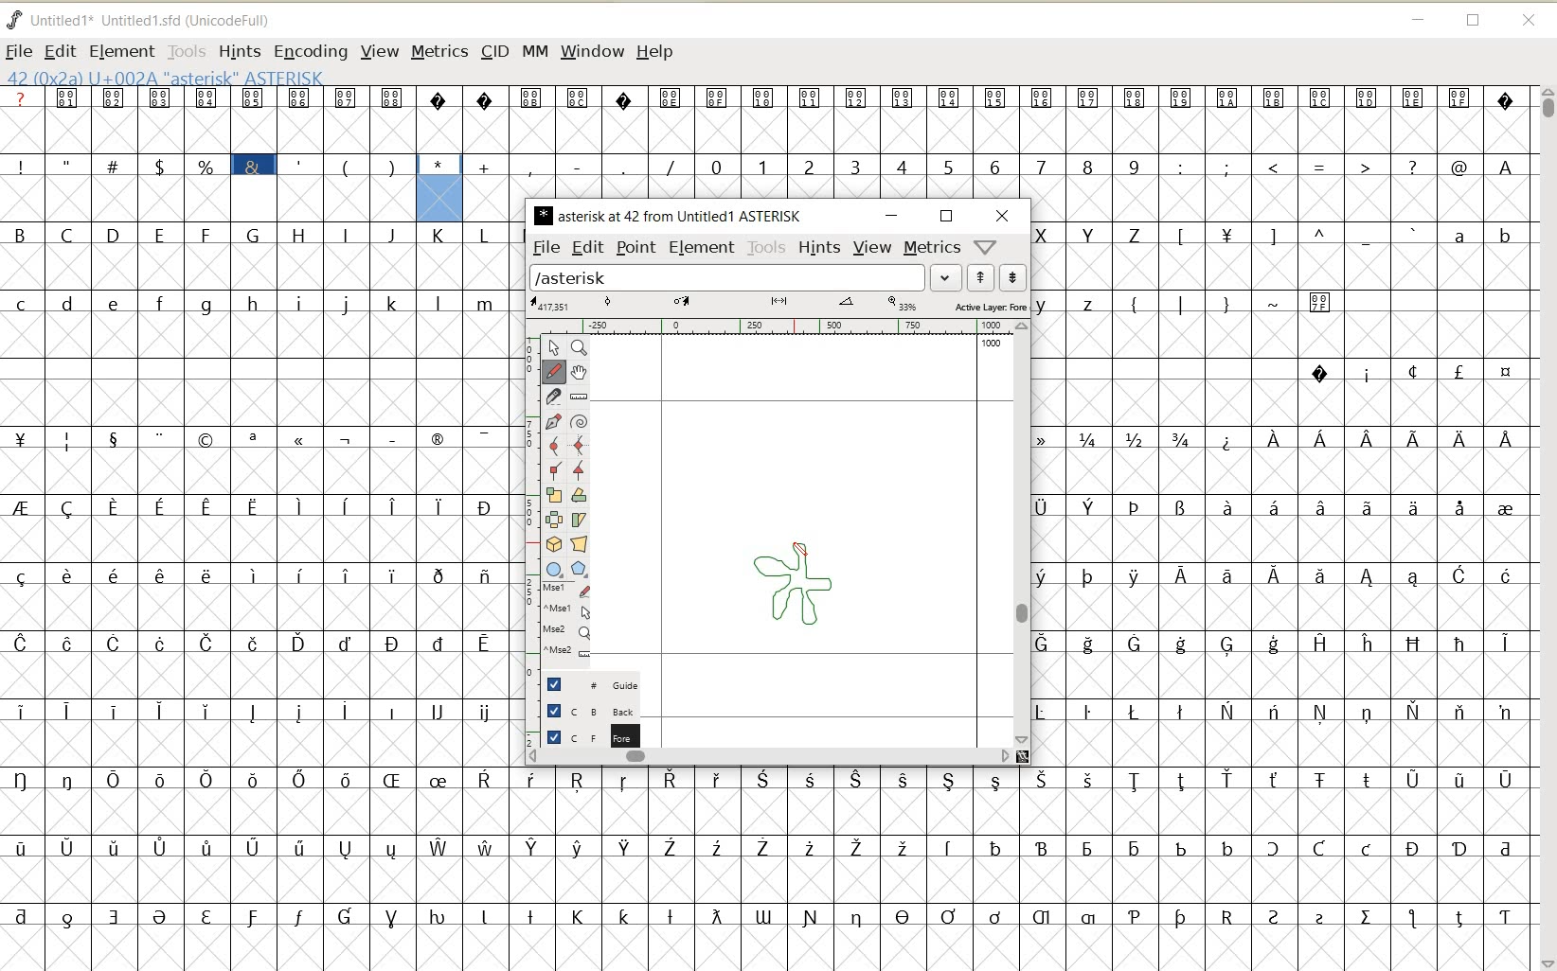 This screenshot has height=971, width=1557. I want to click on add a point, then drag out its control points, so click(551, 421).